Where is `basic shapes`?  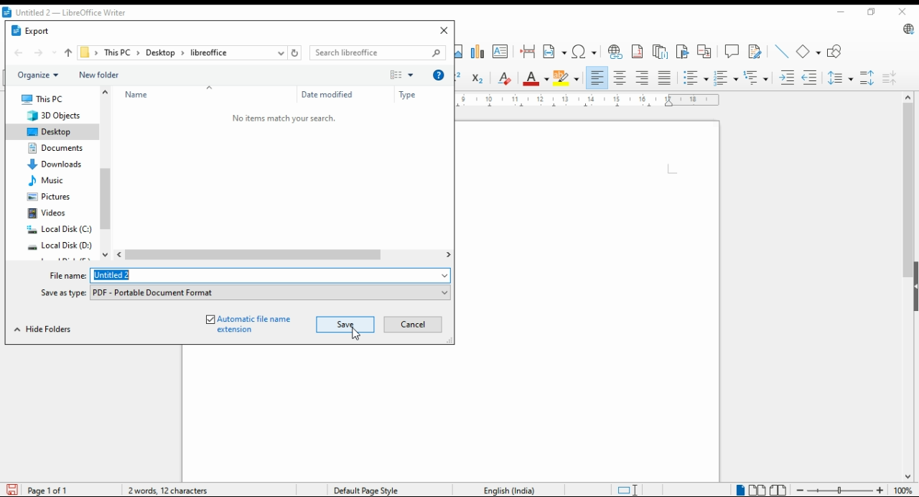 basic shapes is located at coordinates (808, 50).